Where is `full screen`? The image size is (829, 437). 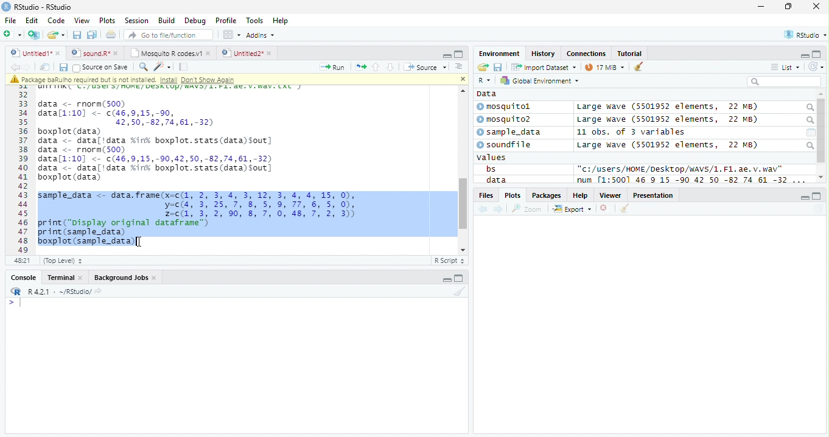
full screen is located at coordinates (459, 278).